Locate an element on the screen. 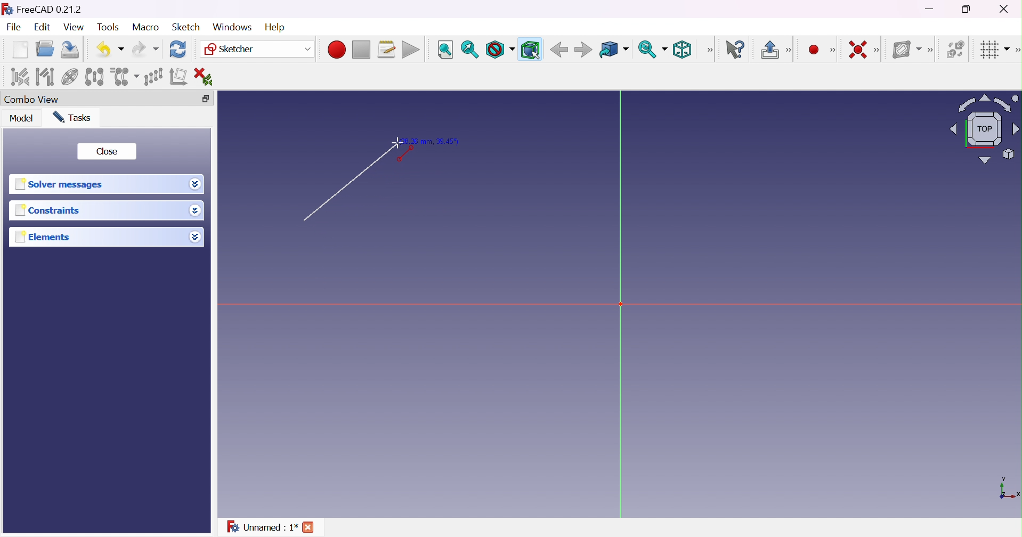 This screenshot has width=1022, height=537. Rectangular array is located at coordinates (152, 76).